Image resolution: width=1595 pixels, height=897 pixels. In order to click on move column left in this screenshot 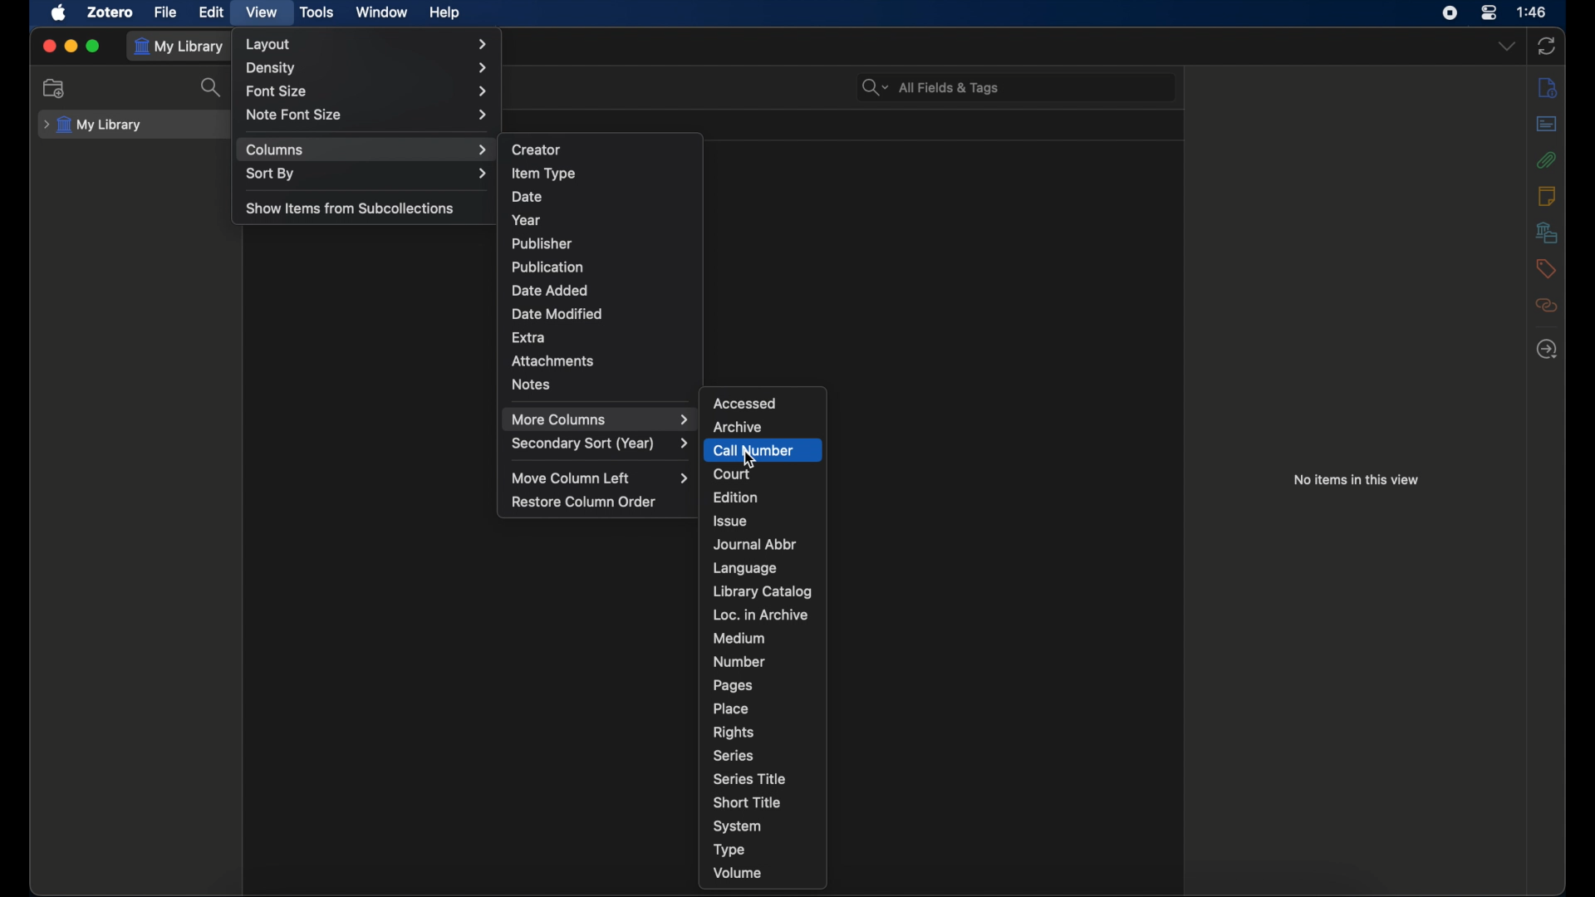, I will do `click(602, 478)`.